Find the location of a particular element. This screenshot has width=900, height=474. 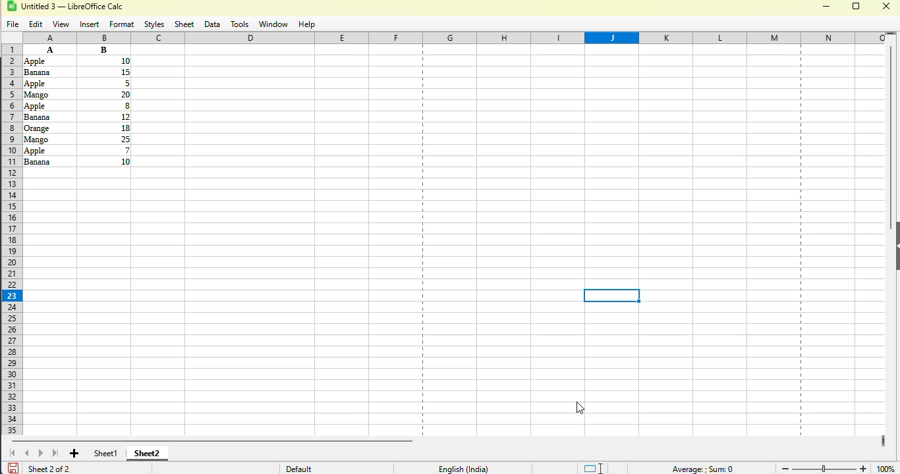

rows is located at coordinates (9, 240).